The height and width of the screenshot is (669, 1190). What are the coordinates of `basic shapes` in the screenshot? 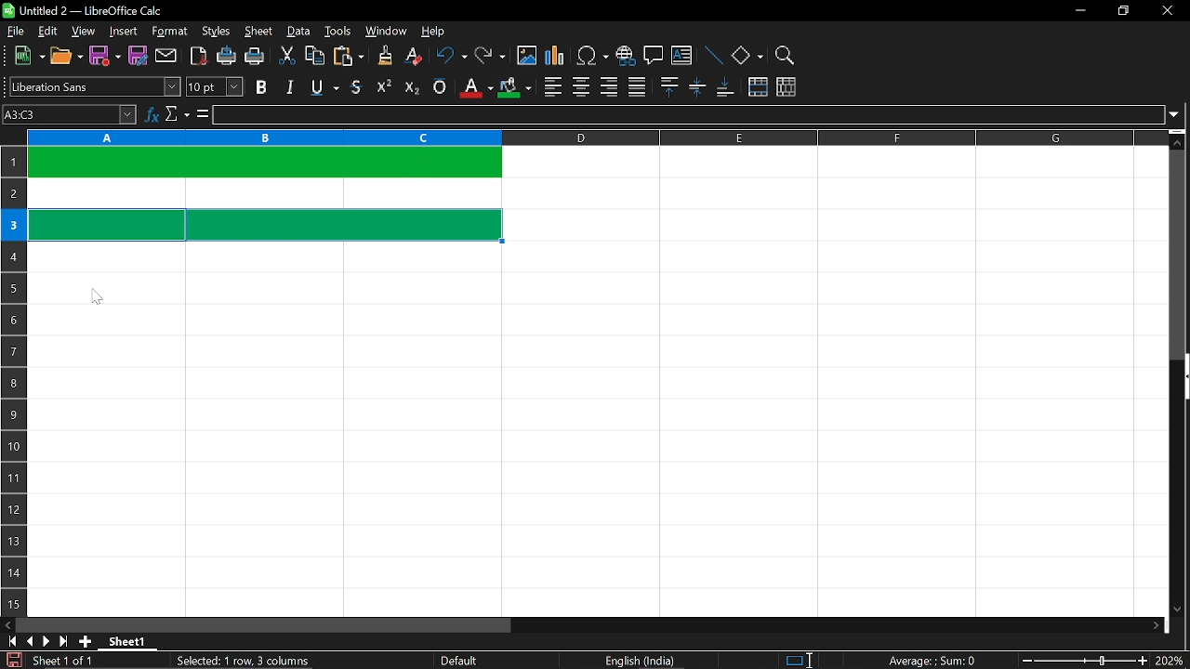 It's located at (747, 55).